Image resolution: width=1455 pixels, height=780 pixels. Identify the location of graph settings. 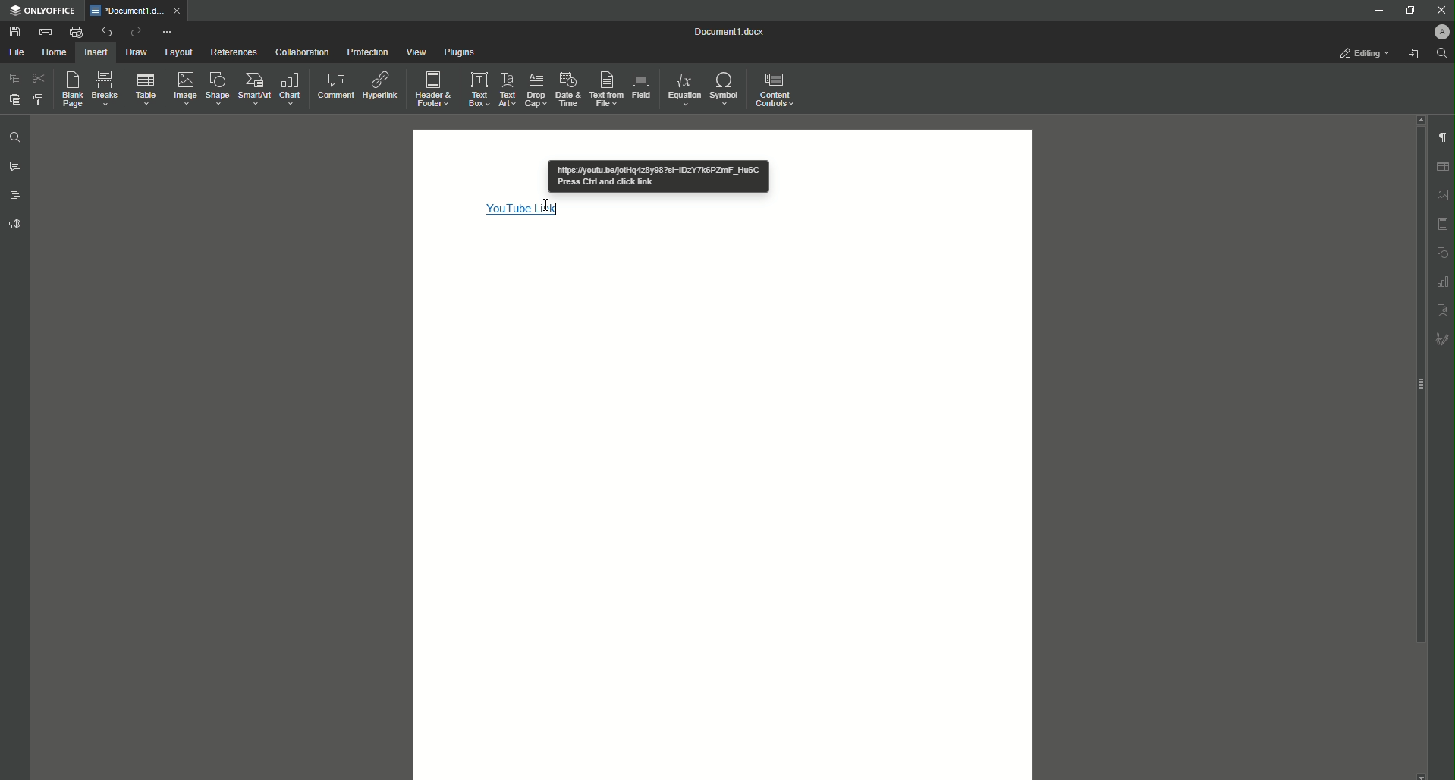
(1444, 281).